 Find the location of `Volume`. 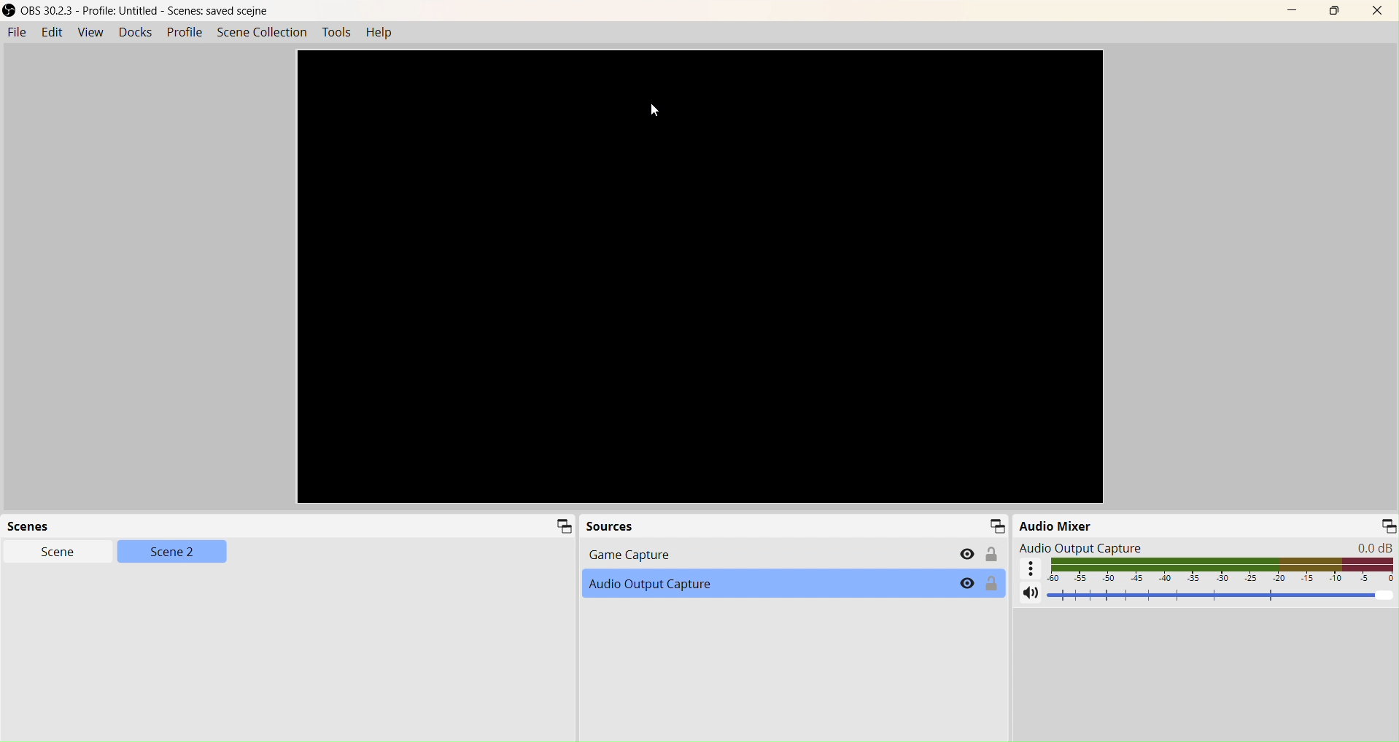

Volume is located at coordinates (1201, 595).